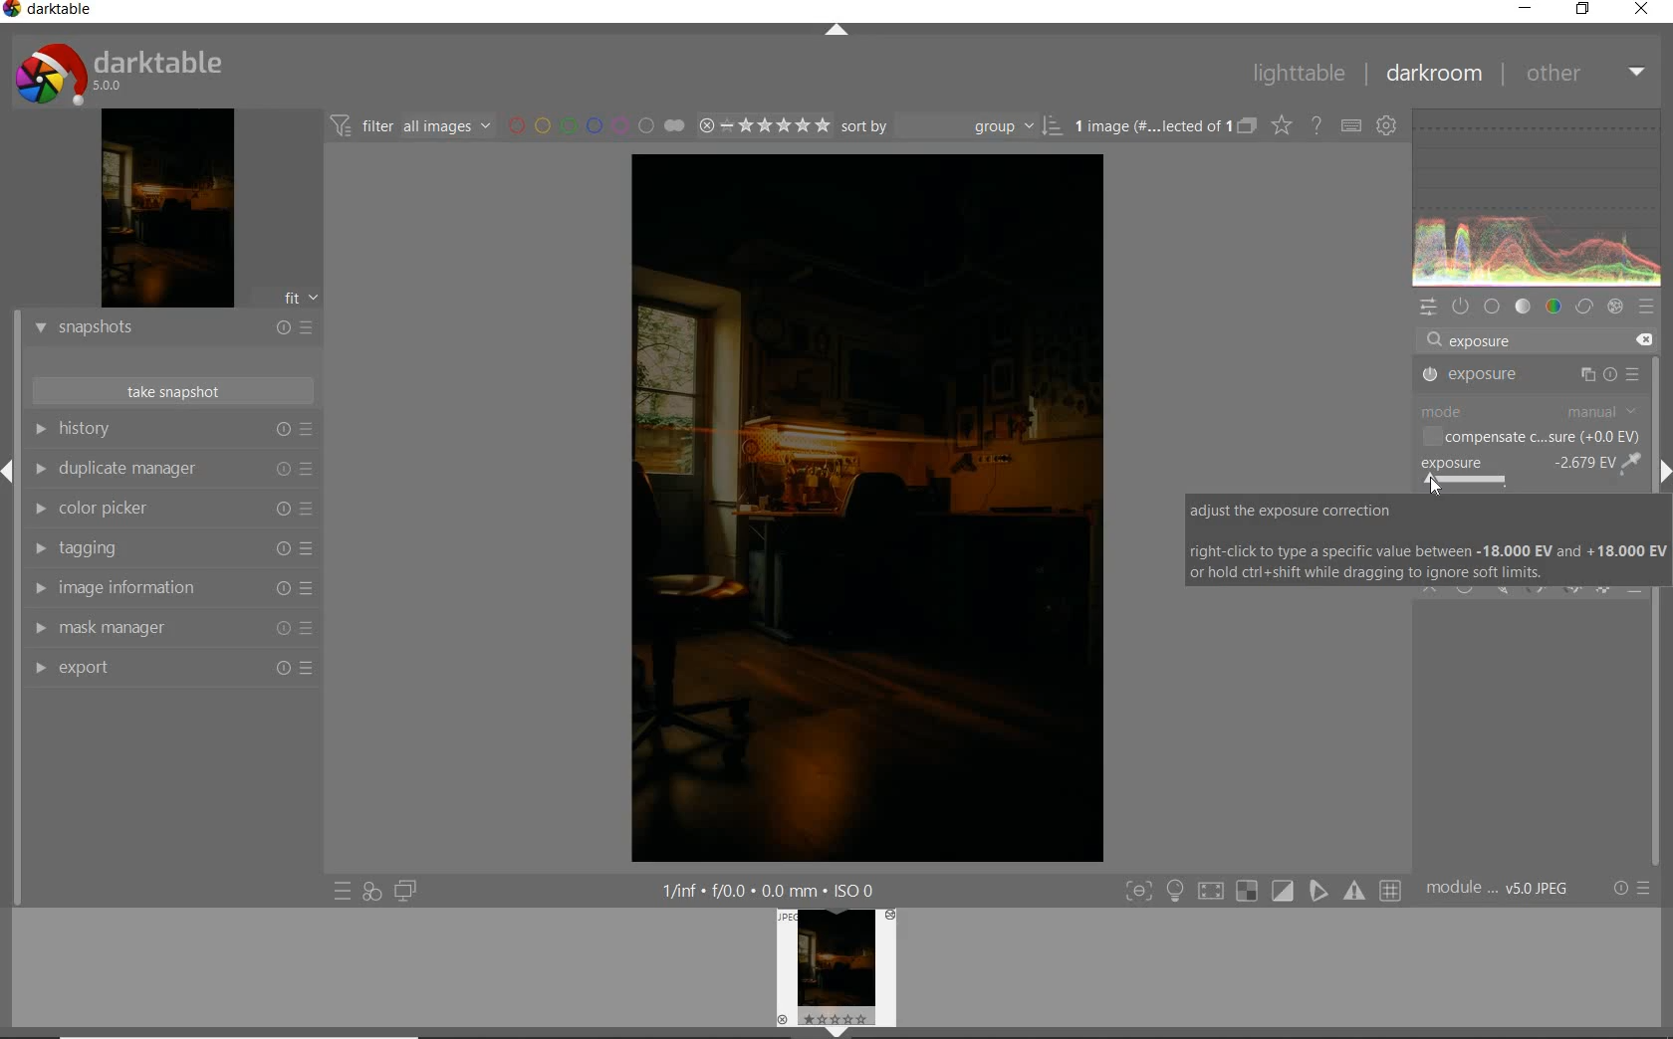  I want to click on presets, so click(1647, 308).